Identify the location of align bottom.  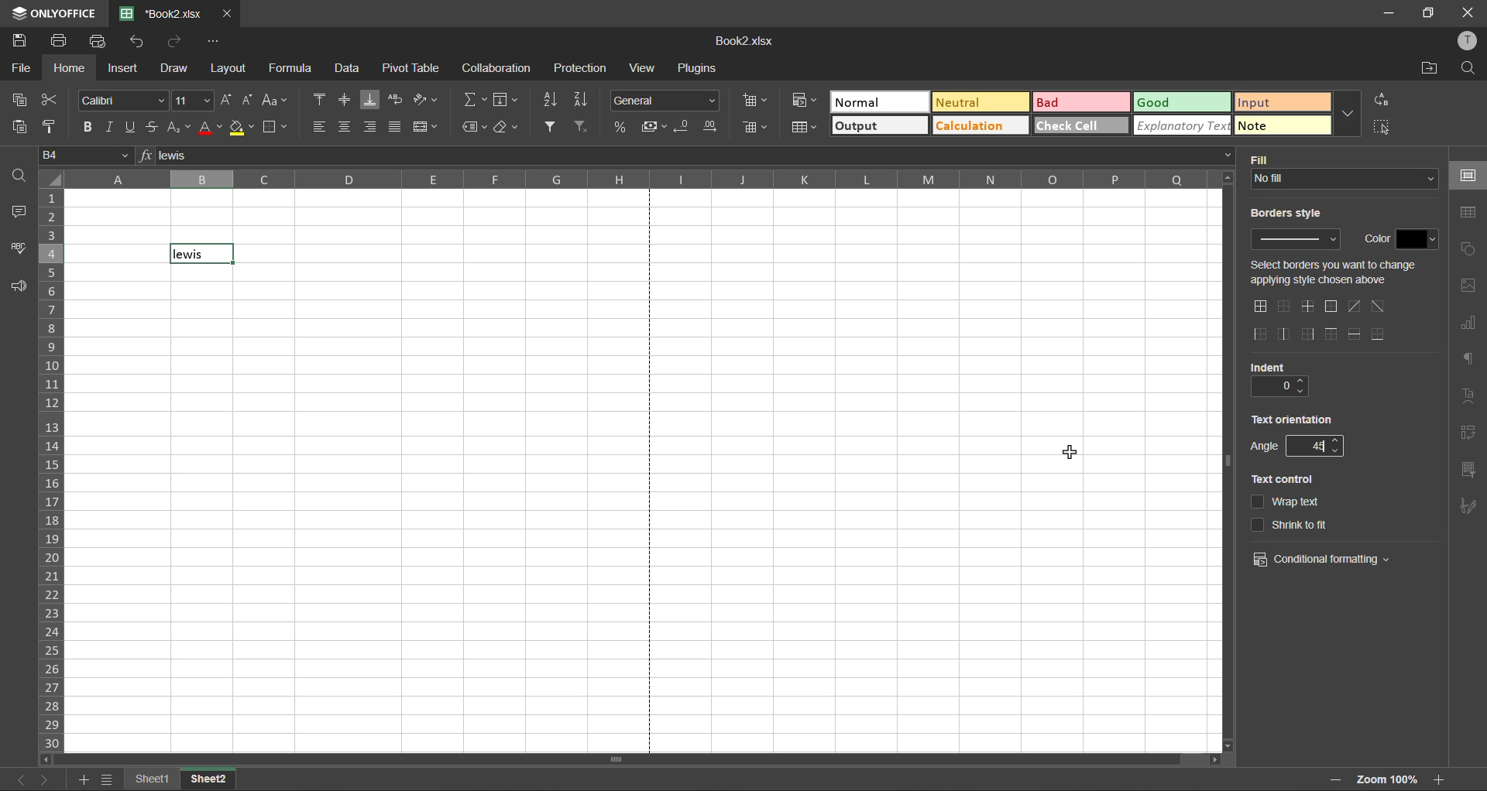
(369, 100).